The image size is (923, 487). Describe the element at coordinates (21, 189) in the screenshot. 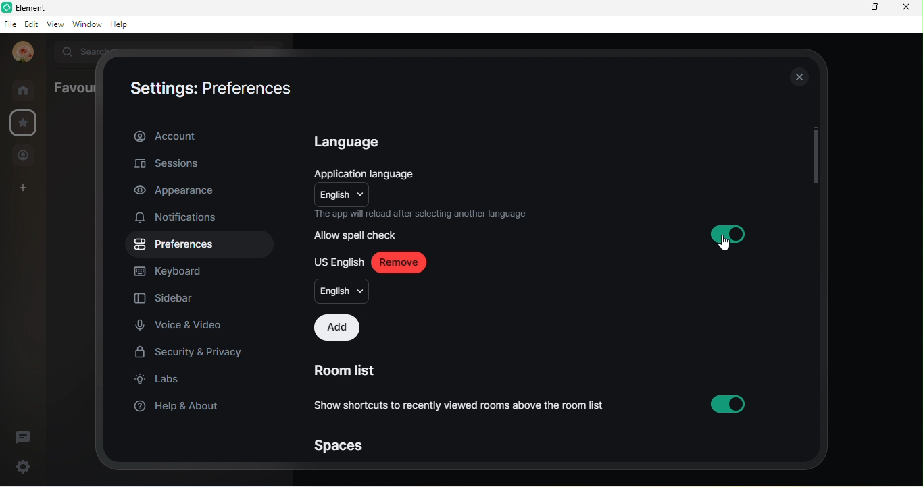

I see `create a space` at that location.